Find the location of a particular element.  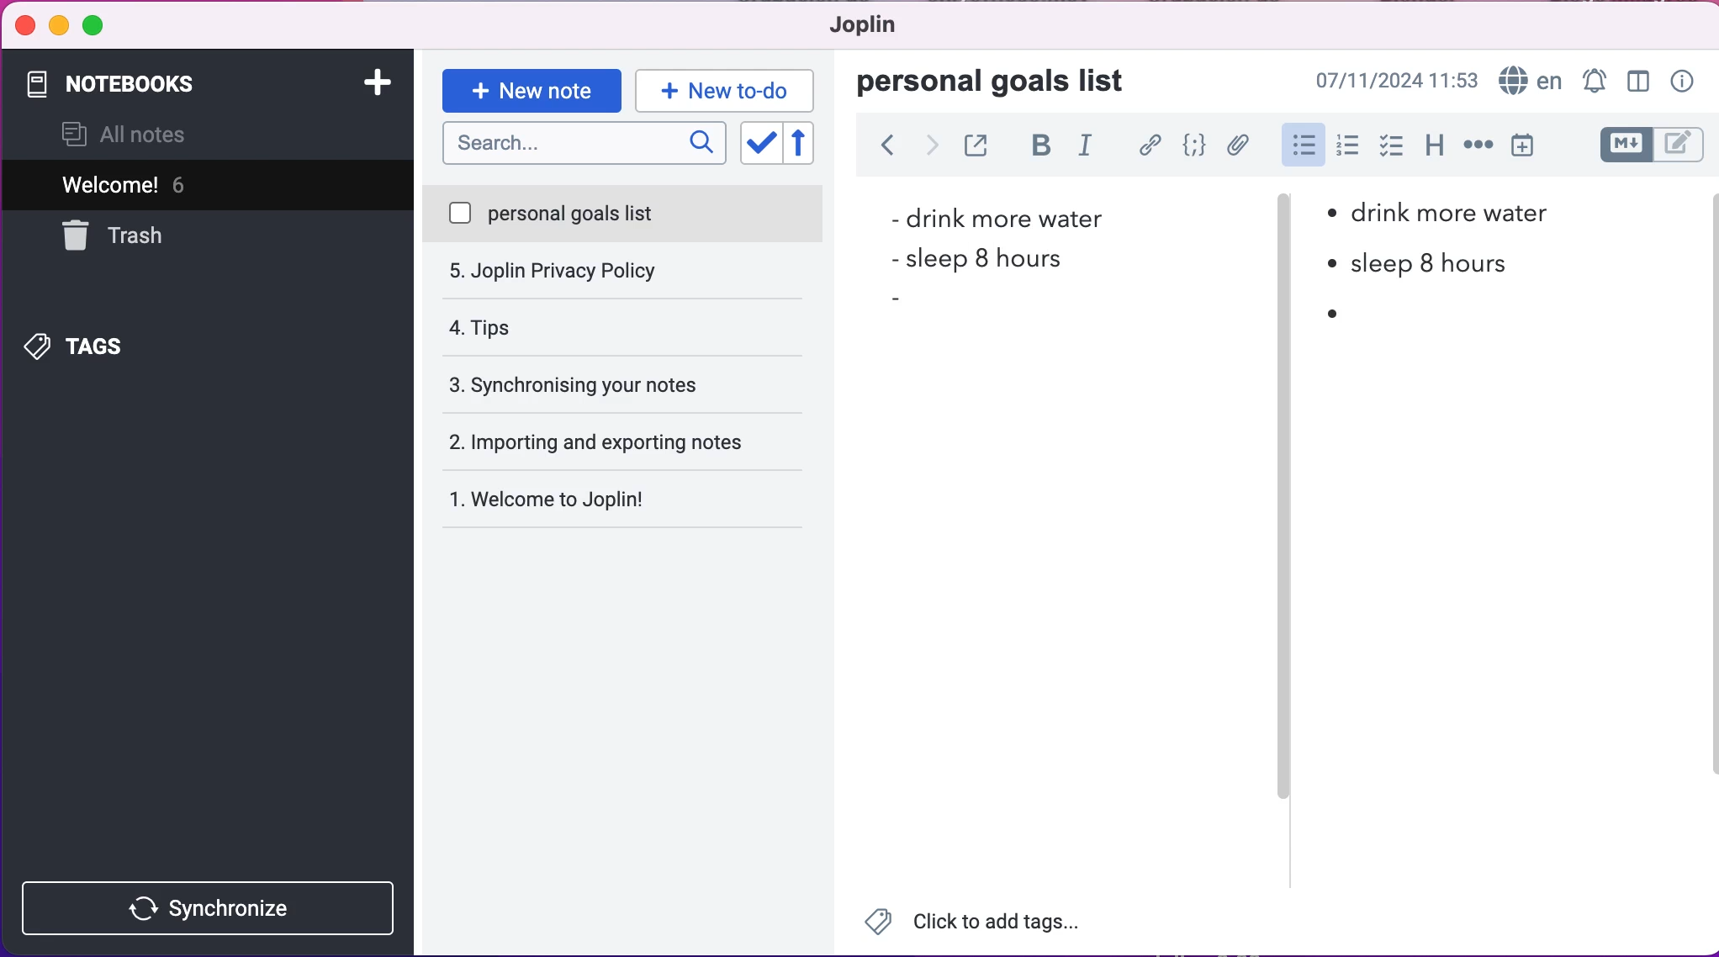

code is located at coordinates (1192, 146).